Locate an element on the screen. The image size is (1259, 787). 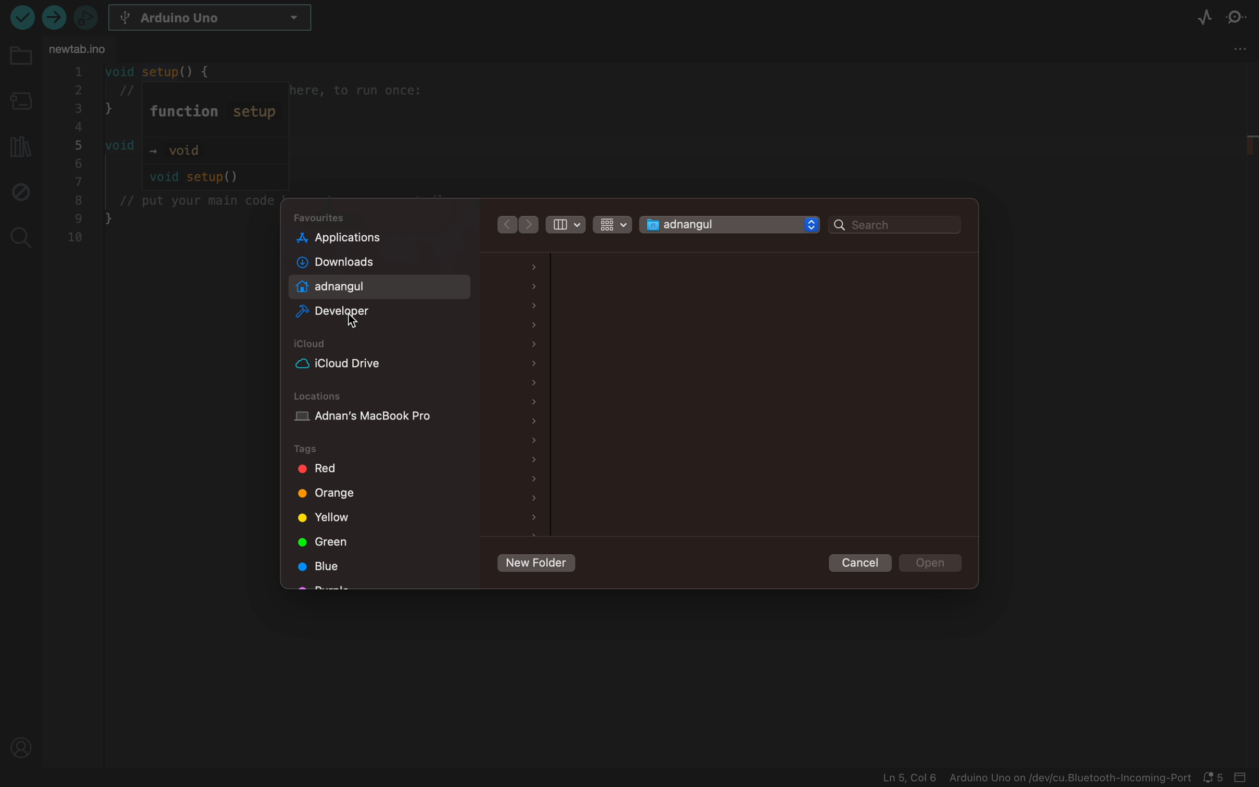
arrows is located at coordinates (505, 224).